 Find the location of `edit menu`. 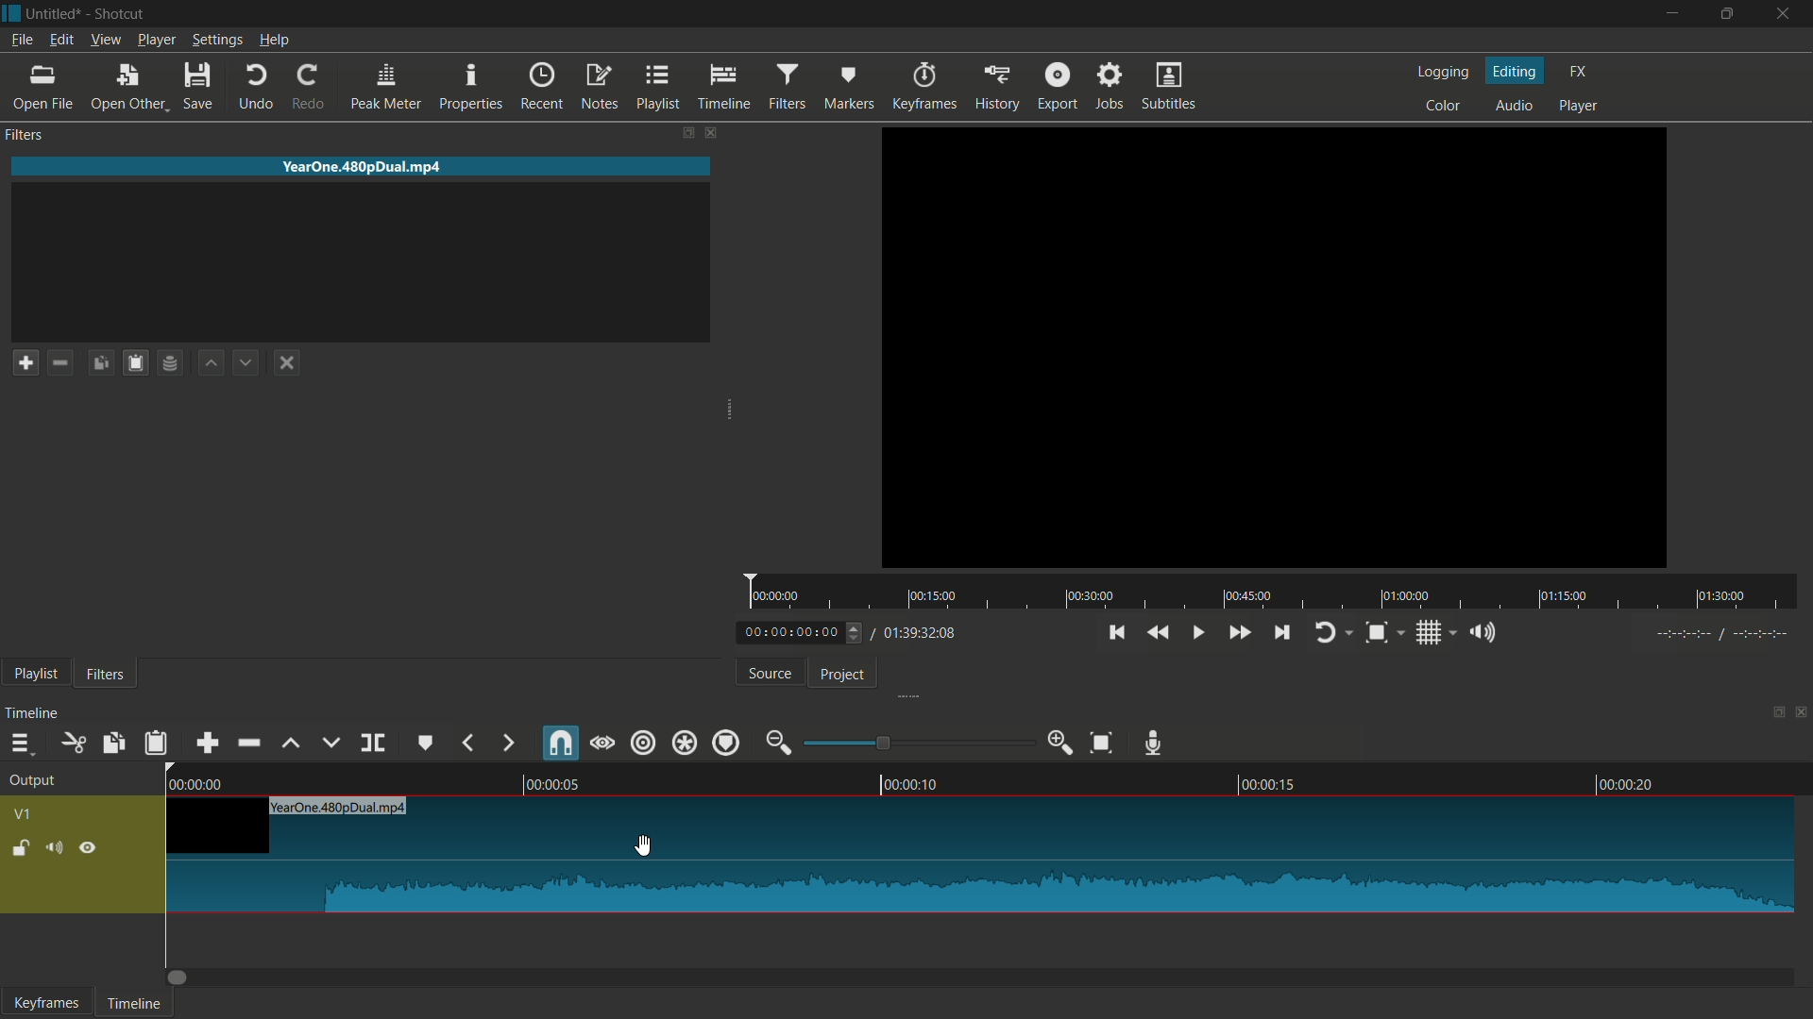

edit menu is located at coordinates (60, 40).